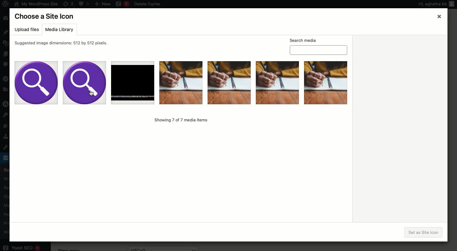 The width and height of the screenshot is (457, 251). Describe the element at coordinates (63, 43) in the screenshot. I see `Suggested image dimensions` at that location.